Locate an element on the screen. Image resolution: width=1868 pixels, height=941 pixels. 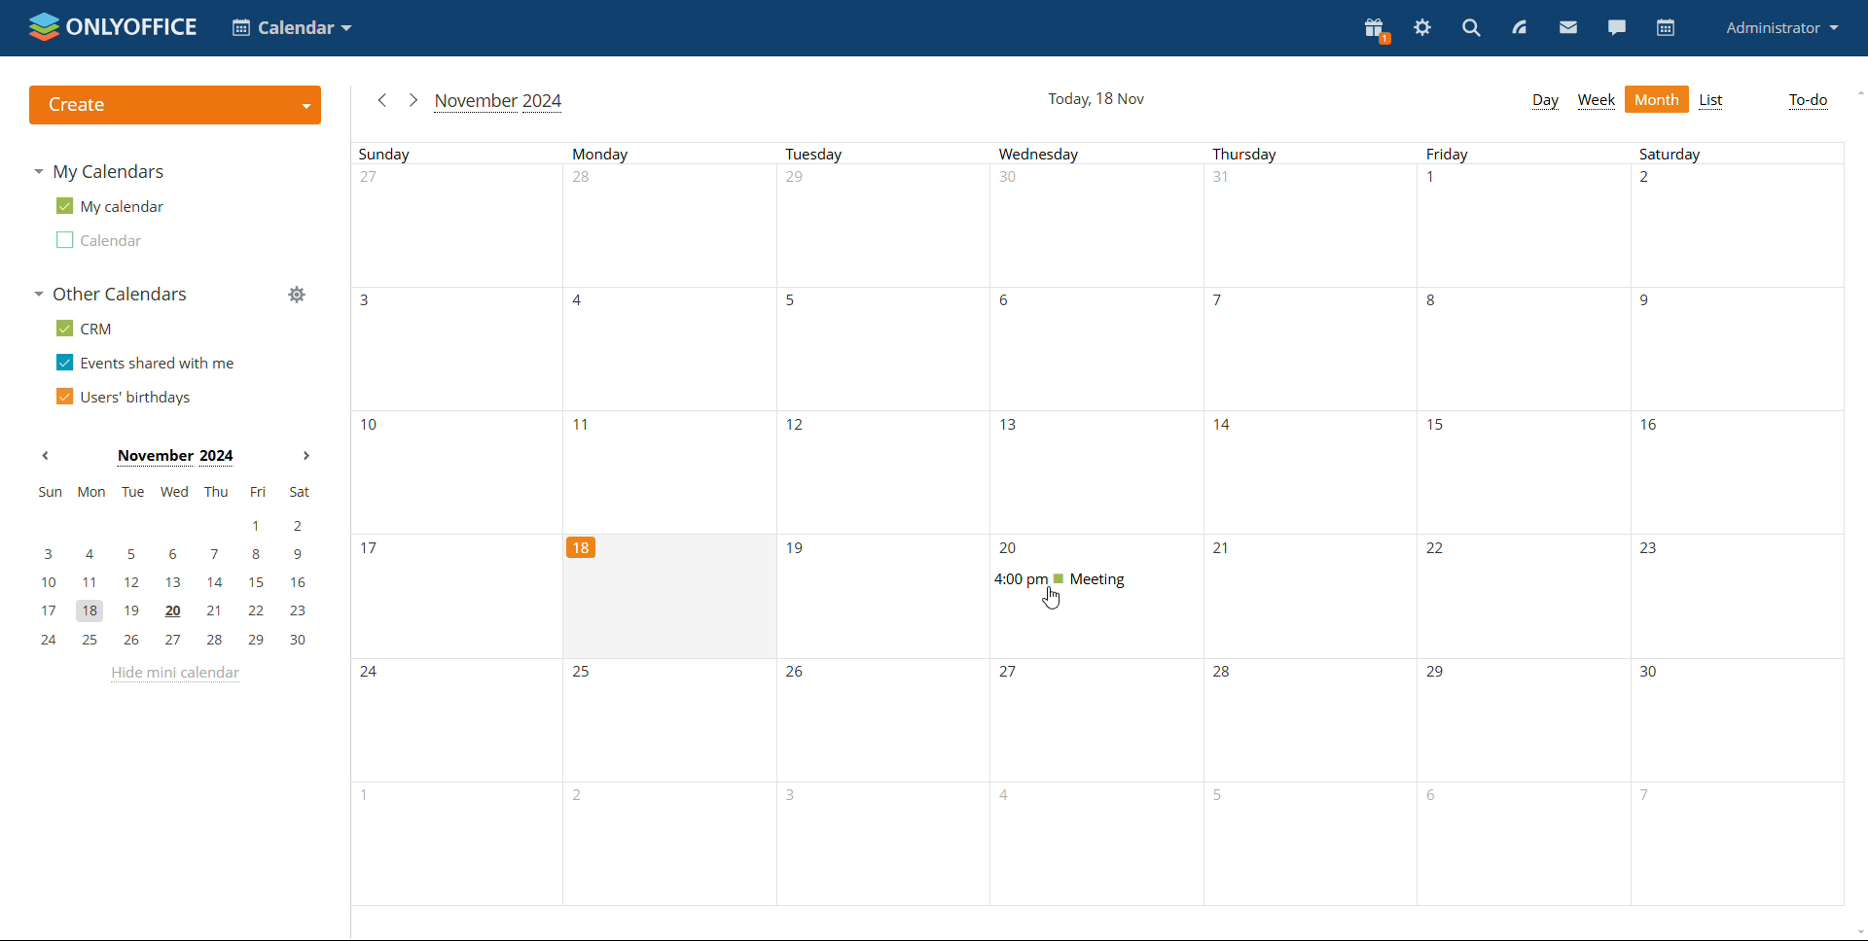
logo is located at coordinates (114, 27).